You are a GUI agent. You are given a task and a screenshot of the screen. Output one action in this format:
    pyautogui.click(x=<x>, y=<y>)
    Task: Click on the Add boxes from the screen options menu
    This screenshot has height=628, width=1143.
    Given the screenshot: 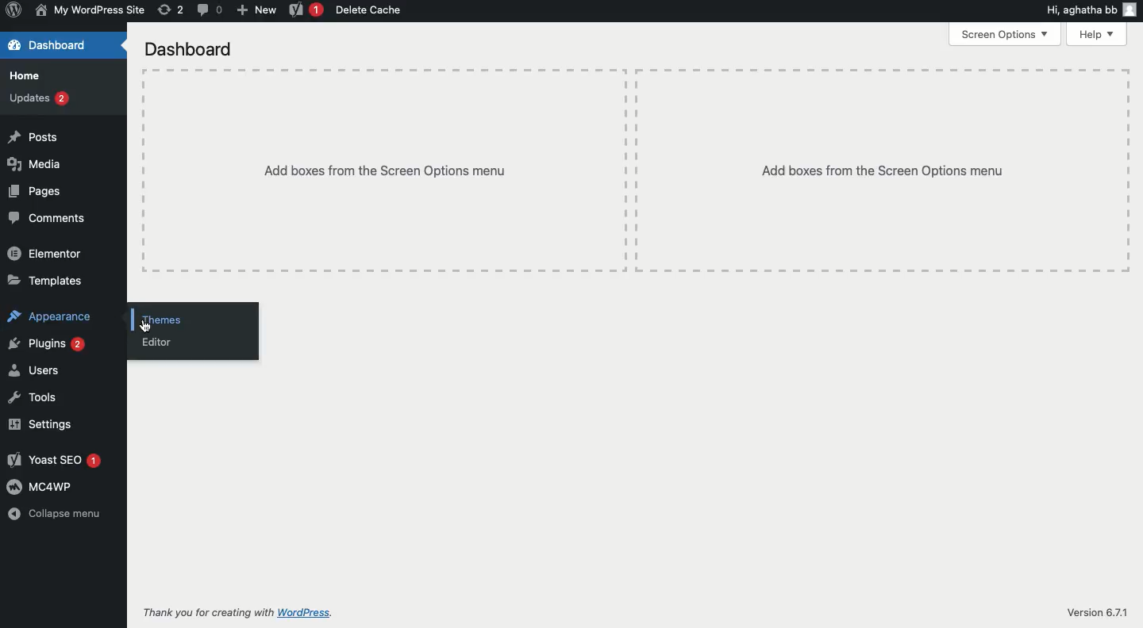 What is the action you would take?
    pyautogui.click(x=637, y=170)
    